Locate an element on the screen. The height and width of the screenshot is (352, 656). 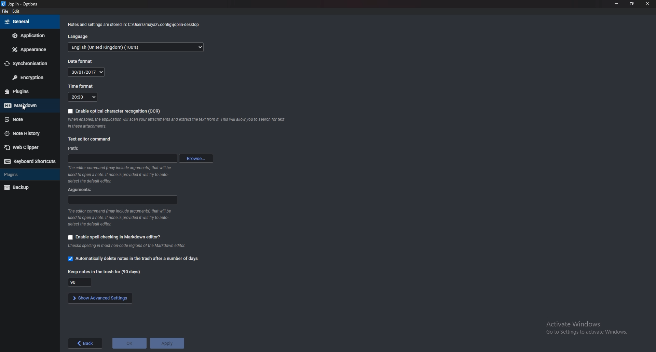
back is located at coordinates (85, 343).